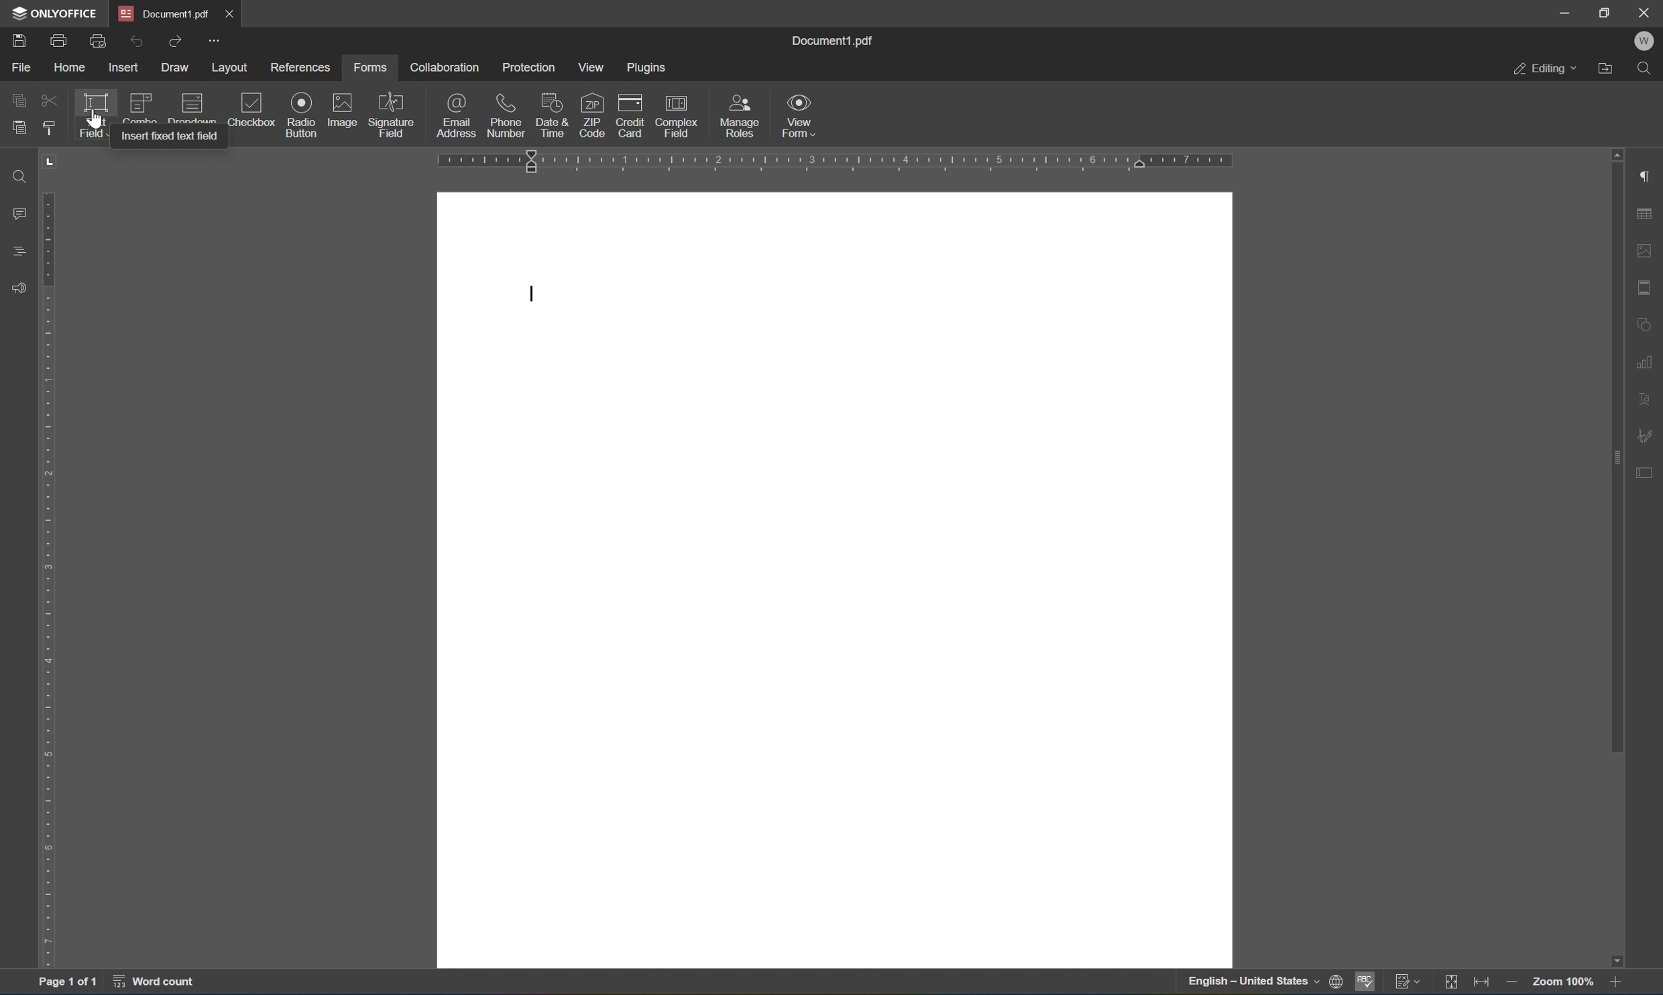 The image size is (1663, 995). What do you see at coordinates (1607, 70) in the screenshot?
I see `open file location` at bounding box center [1607, 70].